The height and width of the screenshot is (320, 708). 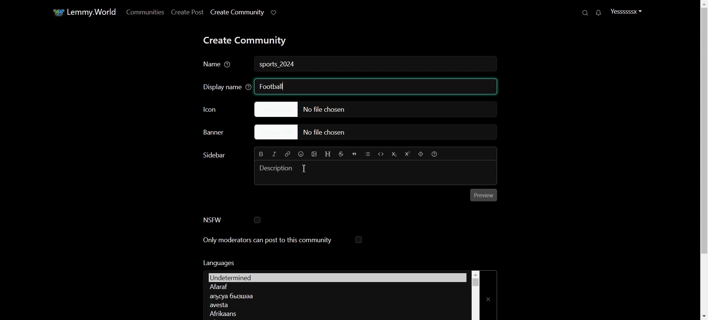 What do you see at coordinates (314, 154) in the screenshot?
I see `Insert Picture` at bounding box center [314, 154].